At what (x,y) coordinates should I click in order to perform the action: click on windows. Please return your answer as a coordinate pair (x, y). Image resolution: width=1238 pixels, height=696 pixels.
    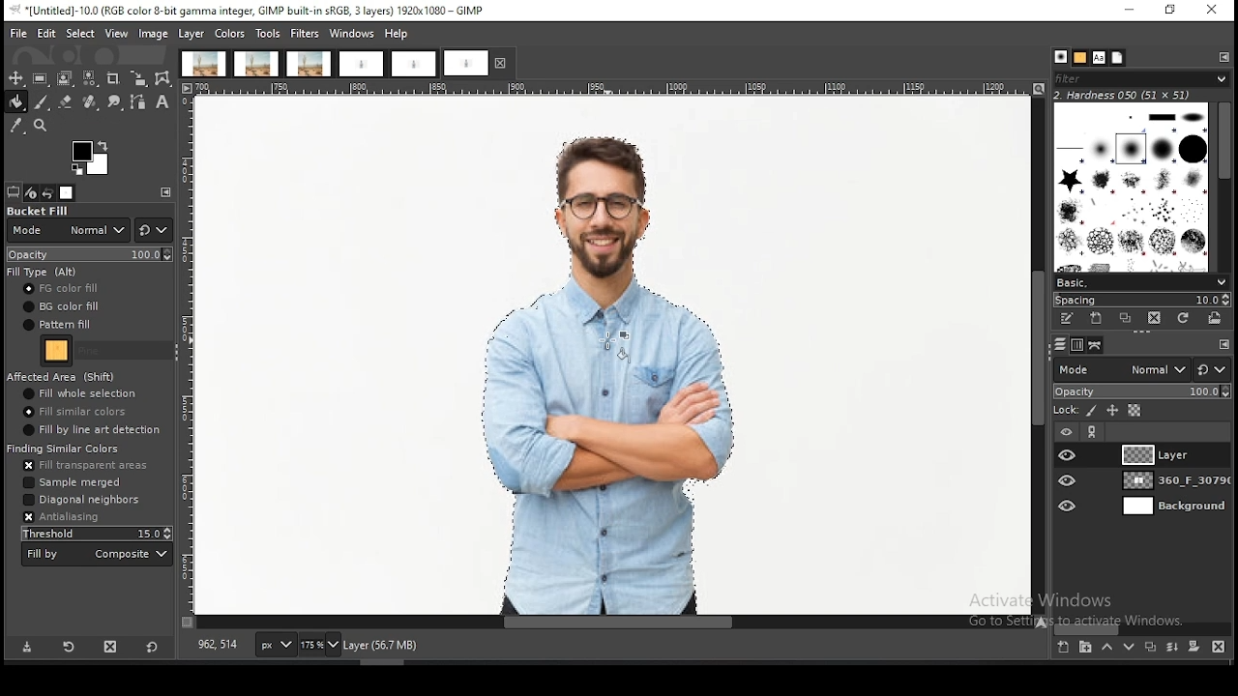
    Looking at the image, I should click on (352, 34).